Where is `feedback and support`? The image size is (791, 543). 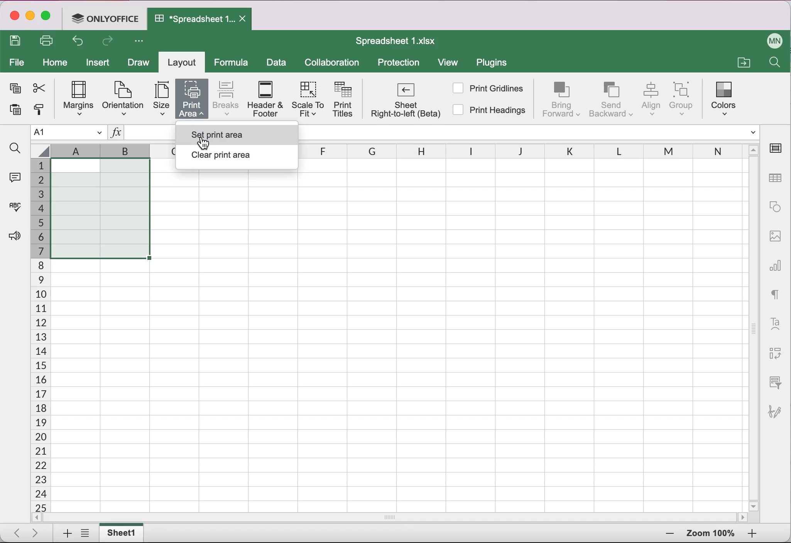 feedback and support is located at coordinates (12, 237).